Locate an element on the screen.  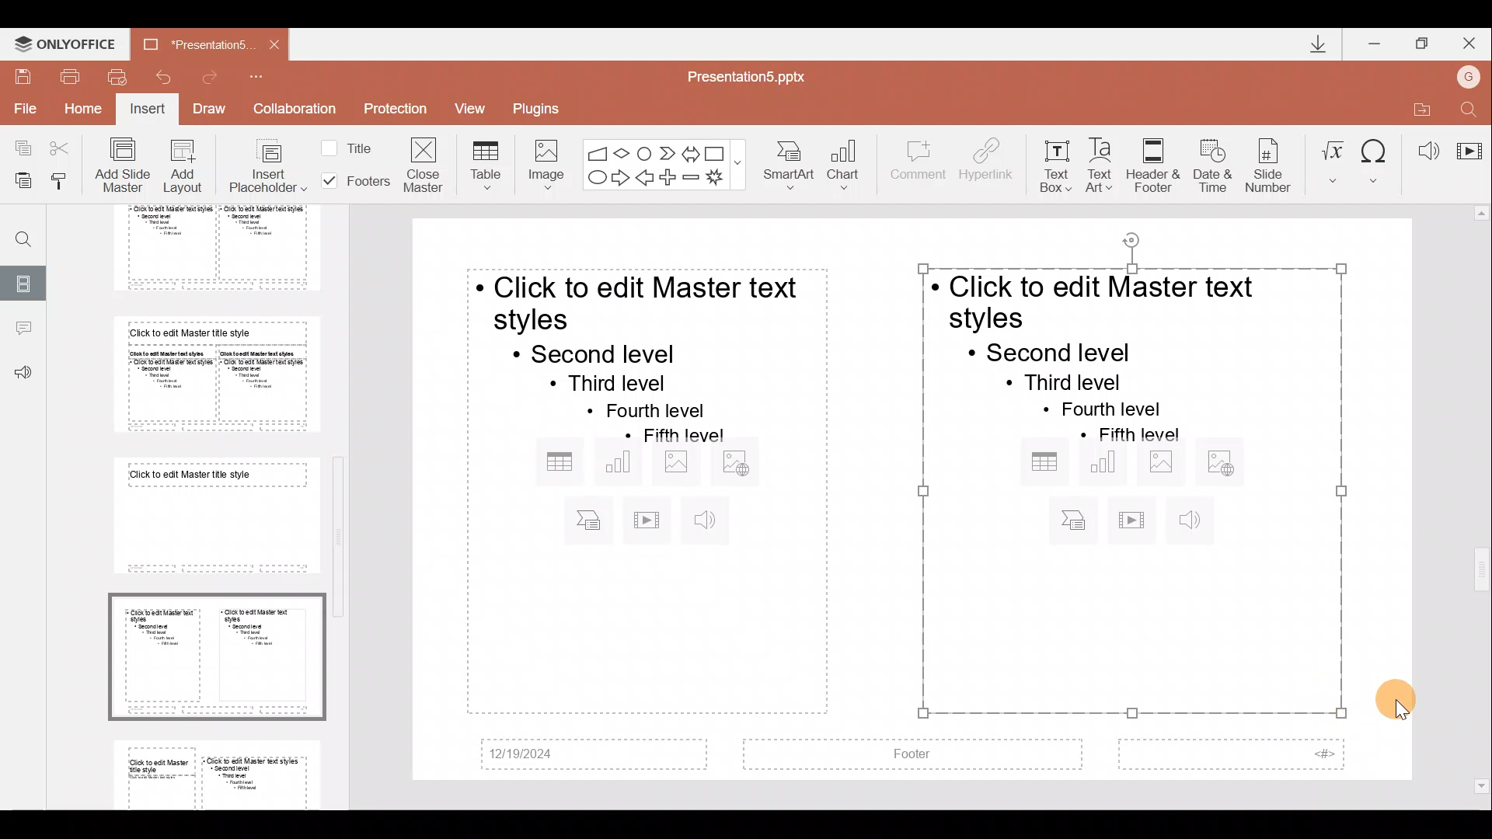
Text box is located at coordinates (1055, 162).